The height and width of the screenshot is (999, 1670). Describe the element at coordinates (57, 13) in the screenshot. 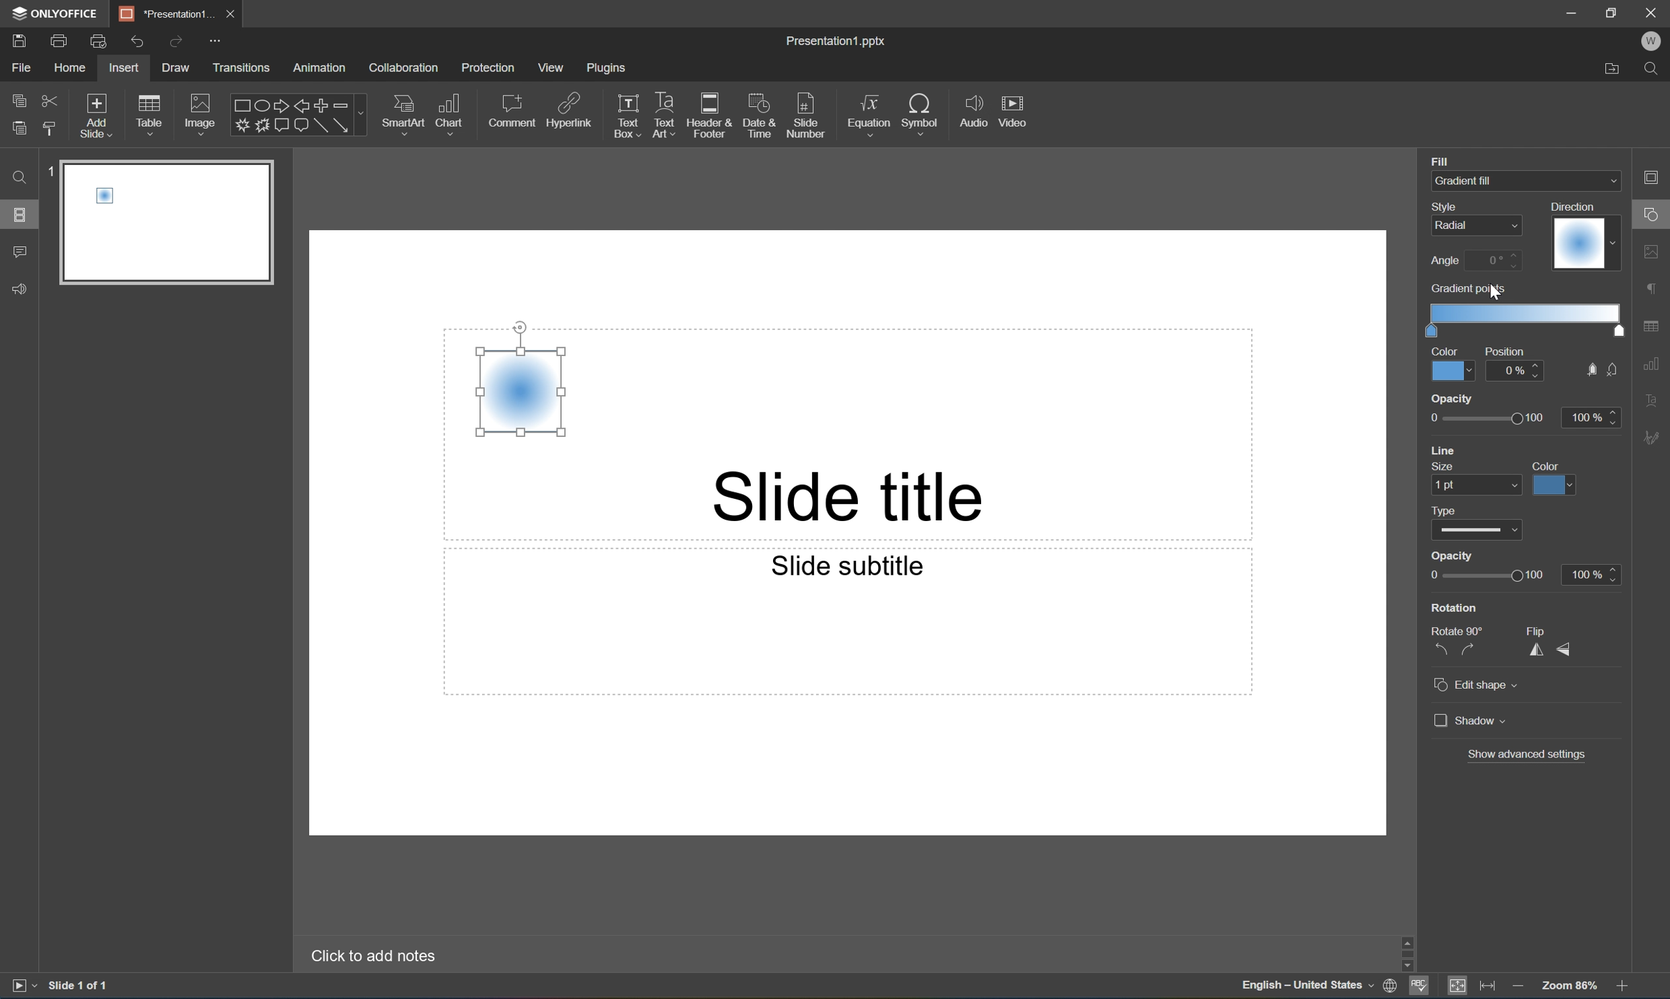

I see `ONLYOFFICE` at that location.